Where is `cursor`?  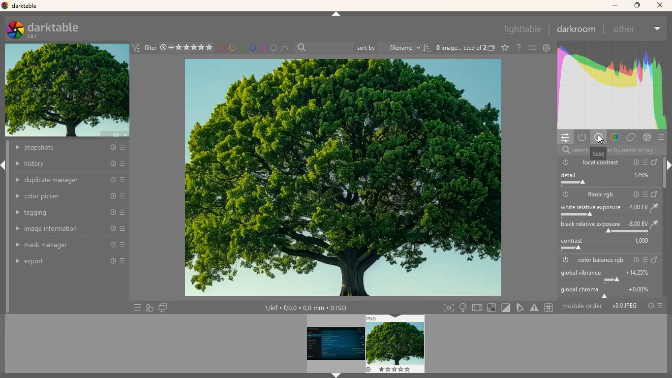 cursor is located at coordinates (601, 139).